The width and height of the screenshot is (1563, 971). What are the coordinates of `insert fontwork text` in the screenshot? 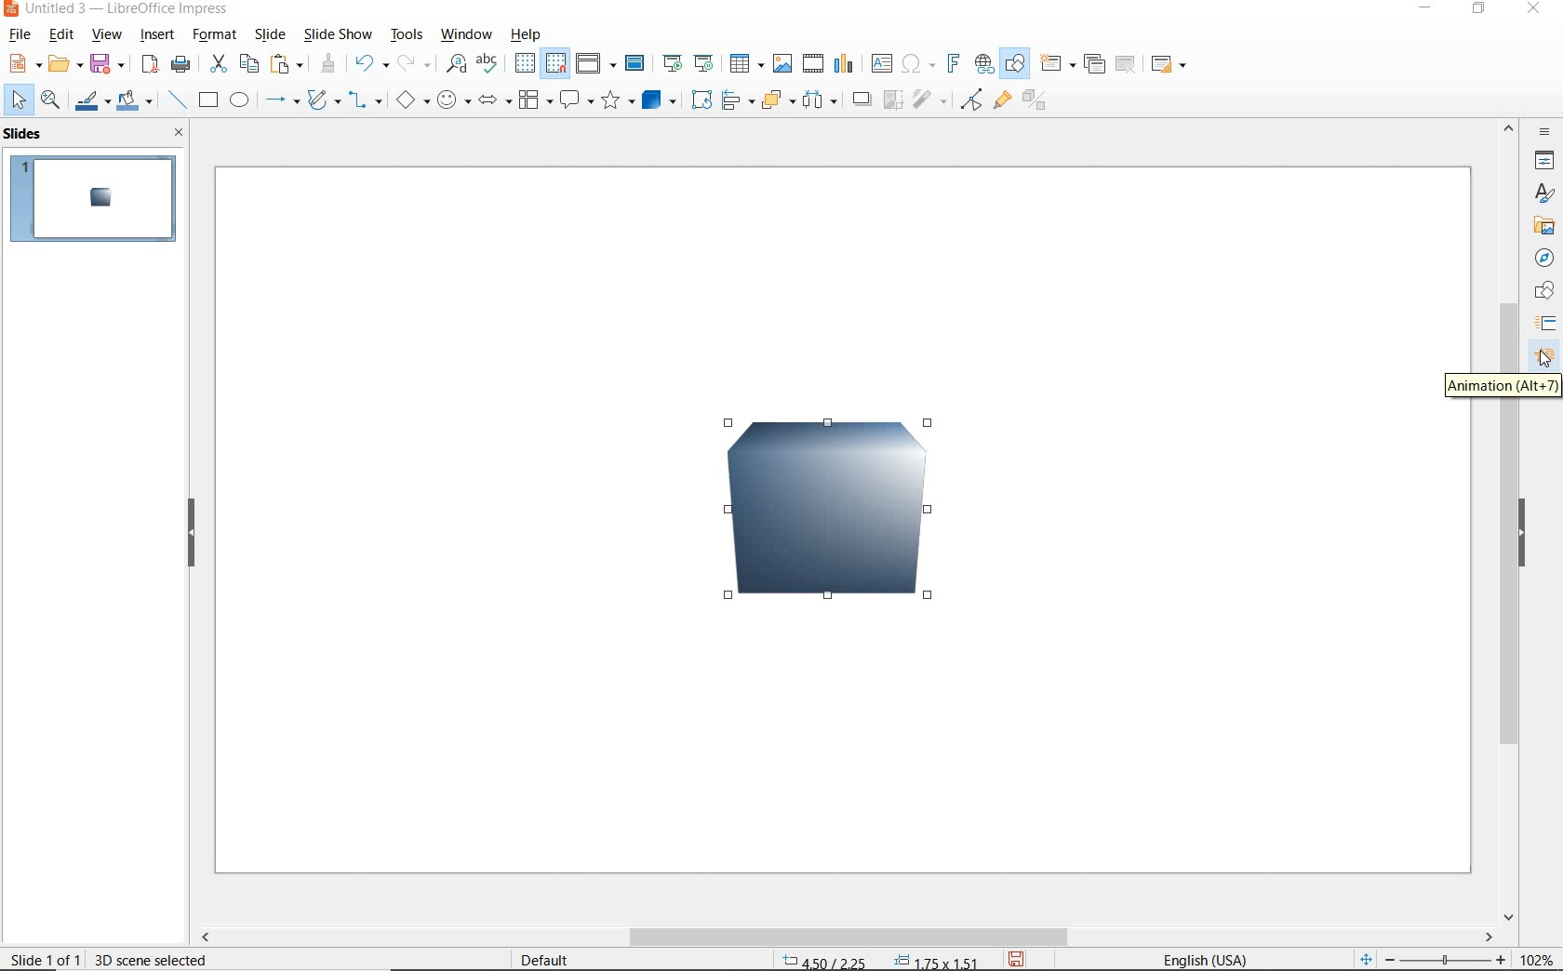 It's located at (952, 64).